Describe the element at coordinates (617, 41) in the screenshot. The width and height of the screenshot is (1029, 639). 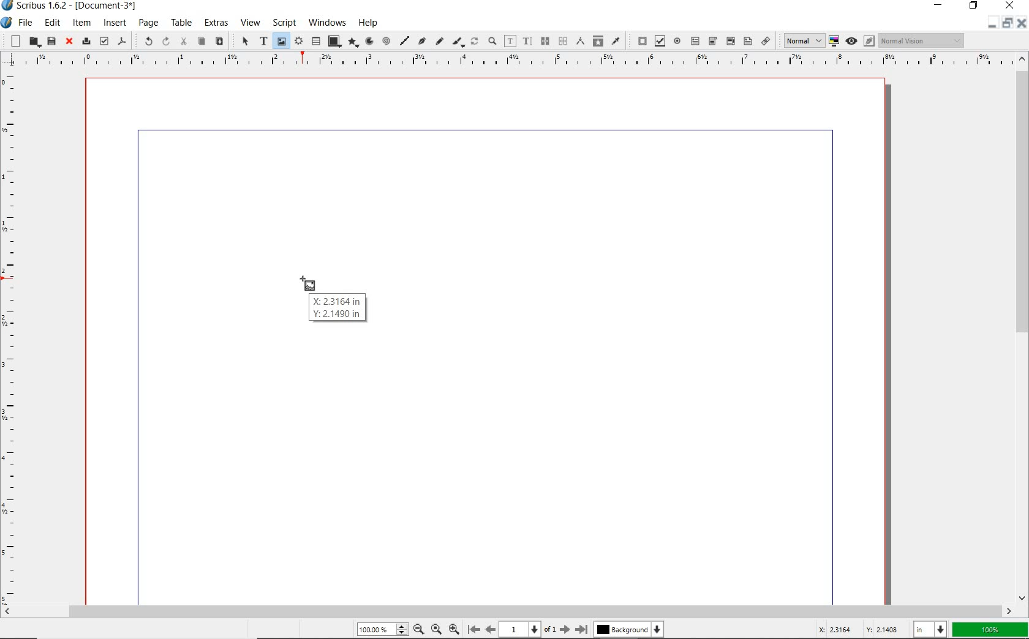
I see `eye dropper` at that location.